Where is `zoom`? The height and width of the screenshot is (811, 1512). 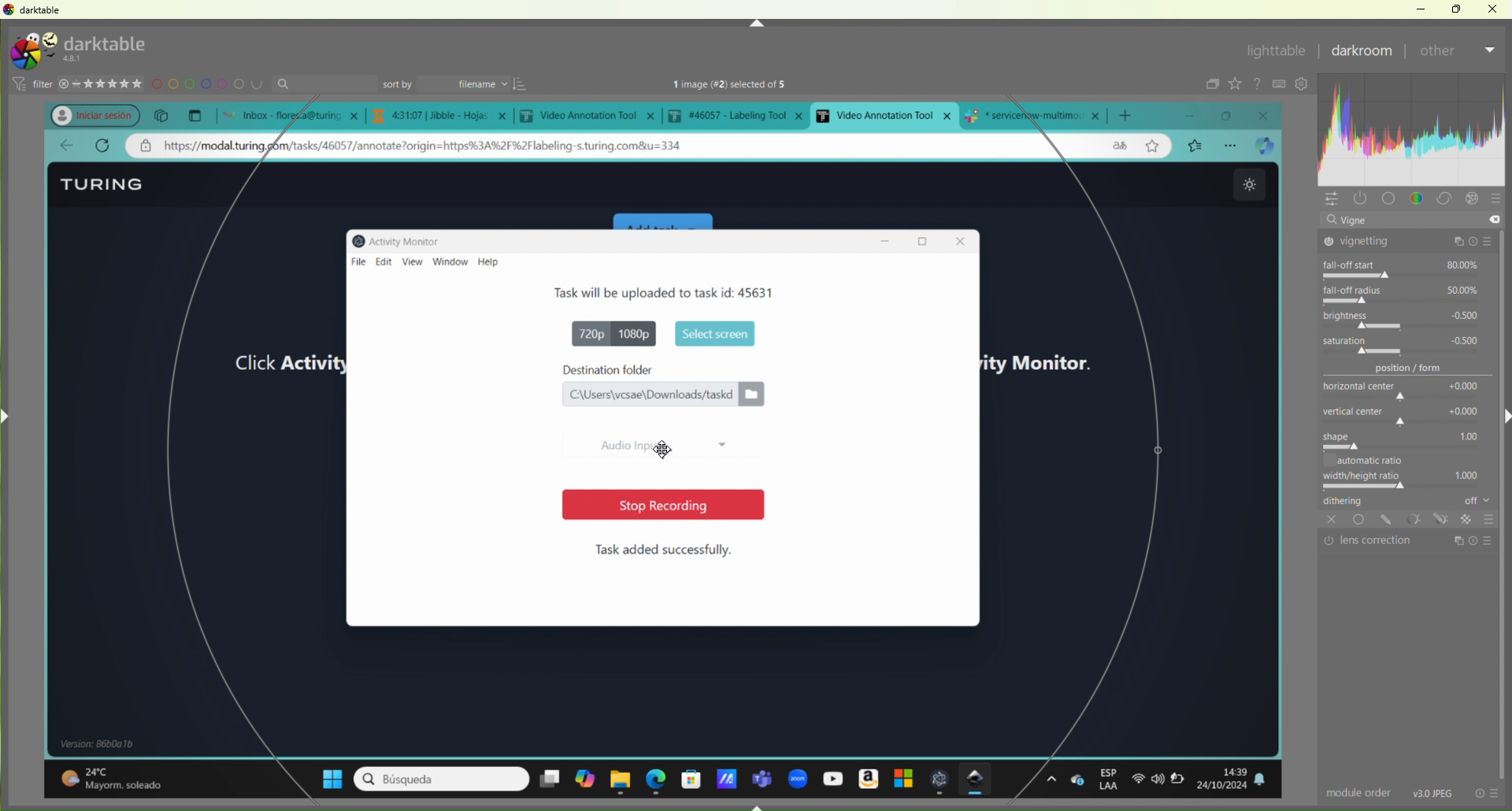
zoom is located at coordinates (797, 776).